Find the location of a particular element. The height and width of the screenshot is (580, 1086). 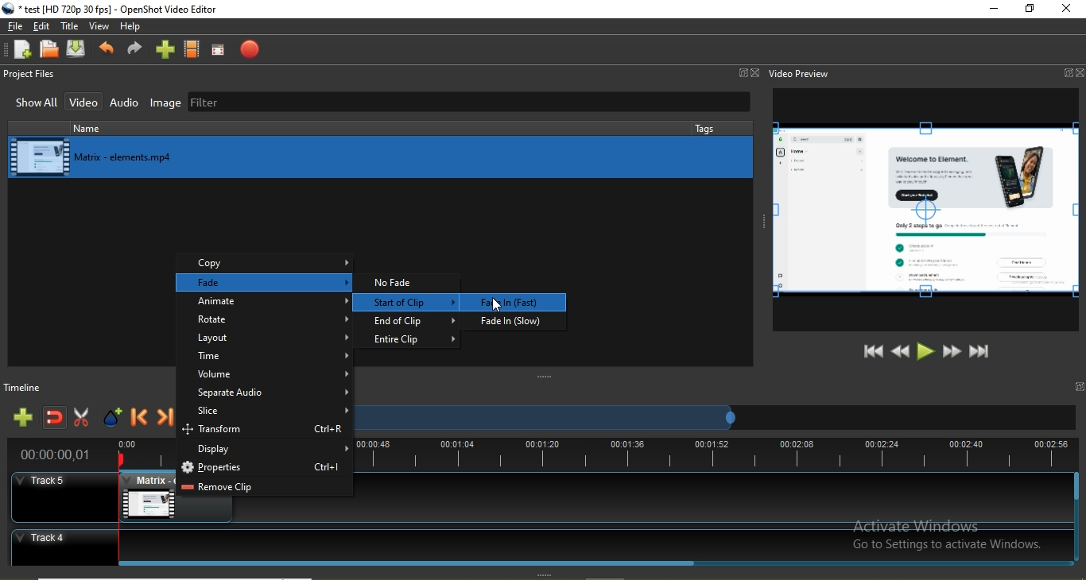

Export video is located at coordinates (246, 49).